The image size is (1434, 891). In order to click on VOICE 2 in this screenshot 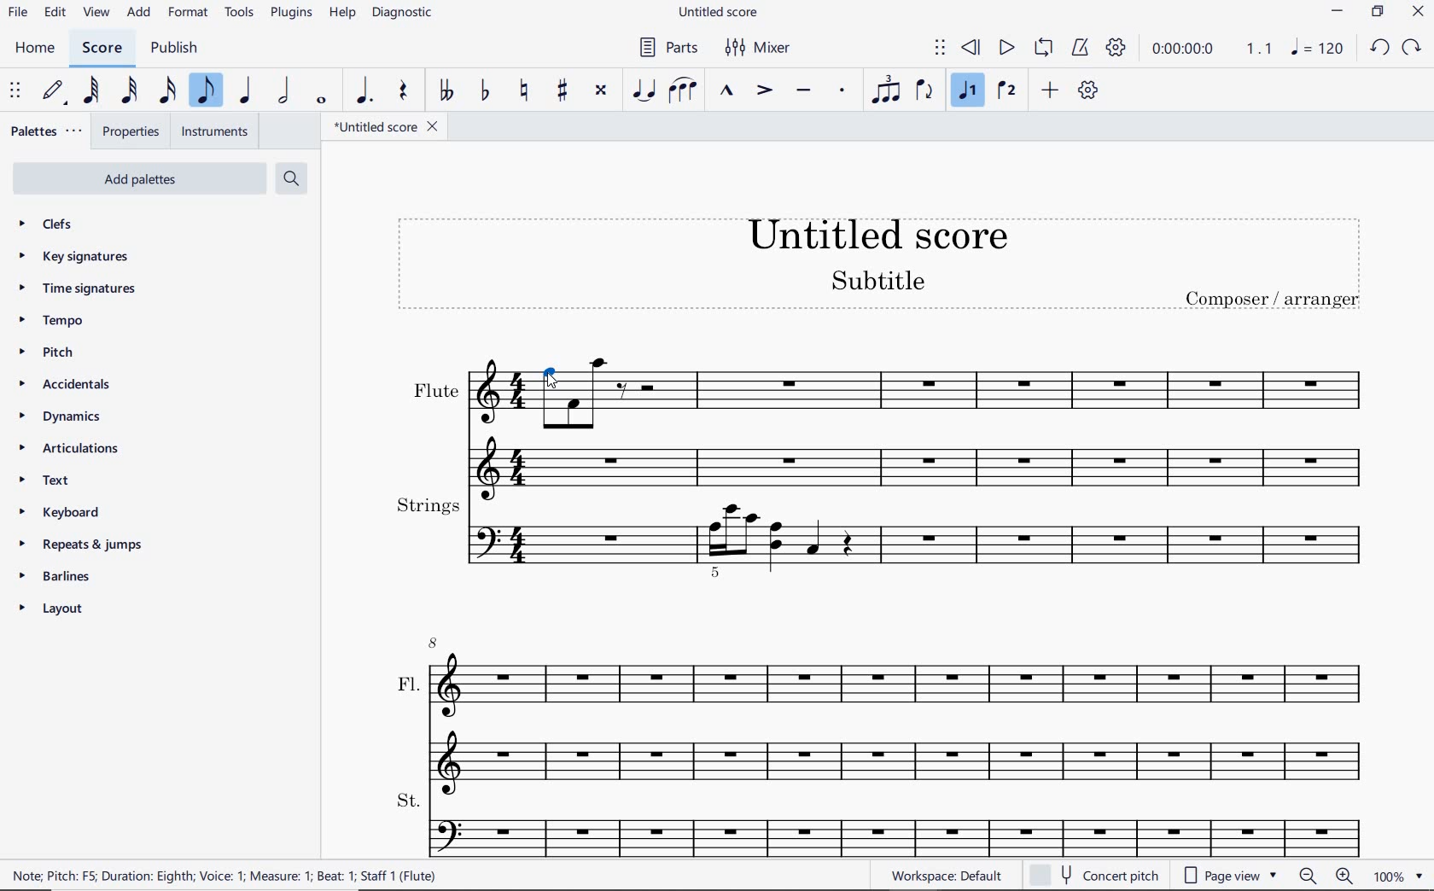, I will do `click(1006, 91)`.